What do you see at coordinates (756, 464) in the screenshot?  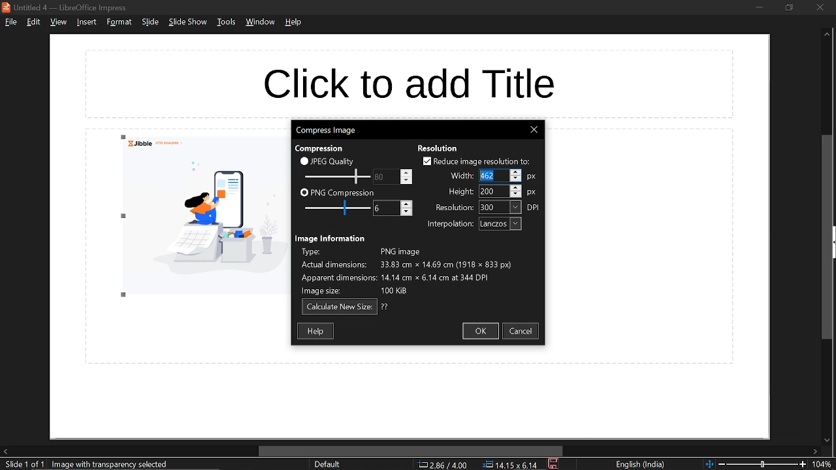 I see `change zoom` at bounding box center [756, 464].